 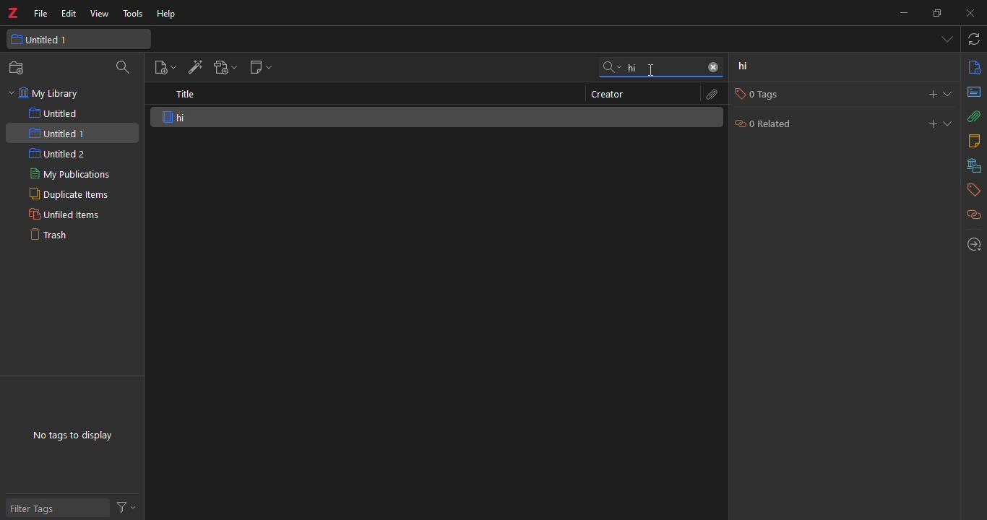 What do you see at coordinates (224, 69) in the screenshot?
I see `add attach` at bounding box center [224, 69].